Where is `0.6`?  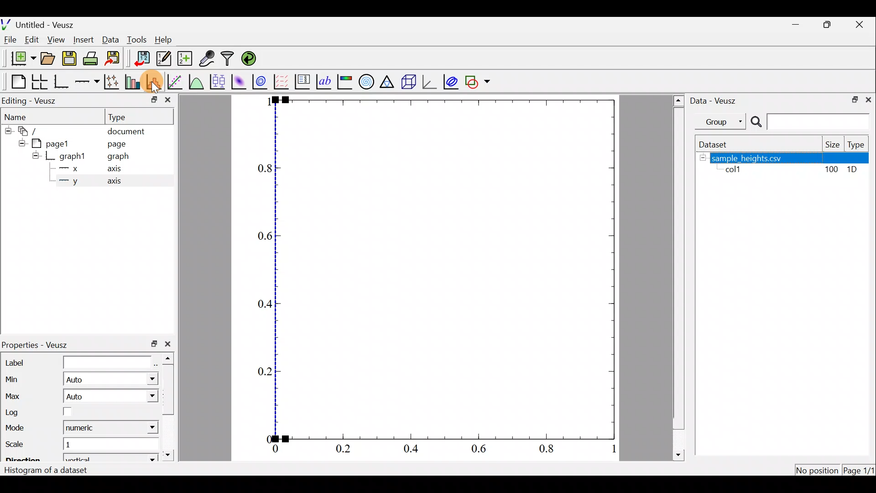
0.6 is located at coordinates (260, 237).